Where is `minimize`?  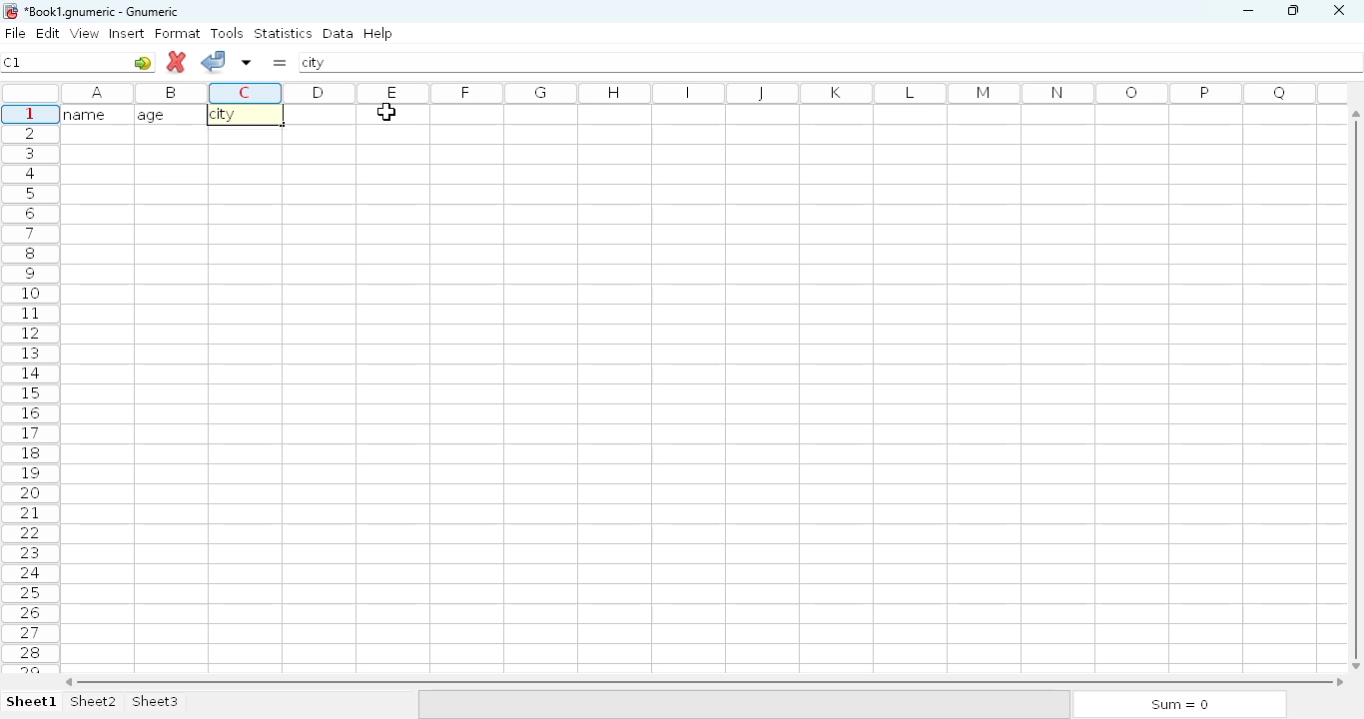 minimize is located at coordinates (1247, 11).